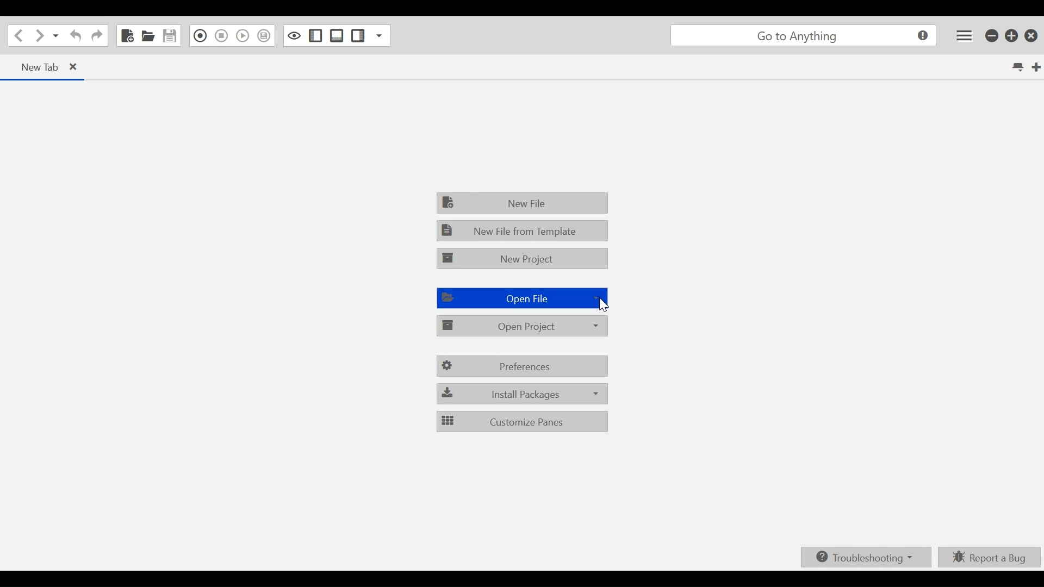  What do you see at coordinates (265, 36) in the screenshot?
I see `Save Macro to Toolbox as Superscript` at bounding box center [265, 36].